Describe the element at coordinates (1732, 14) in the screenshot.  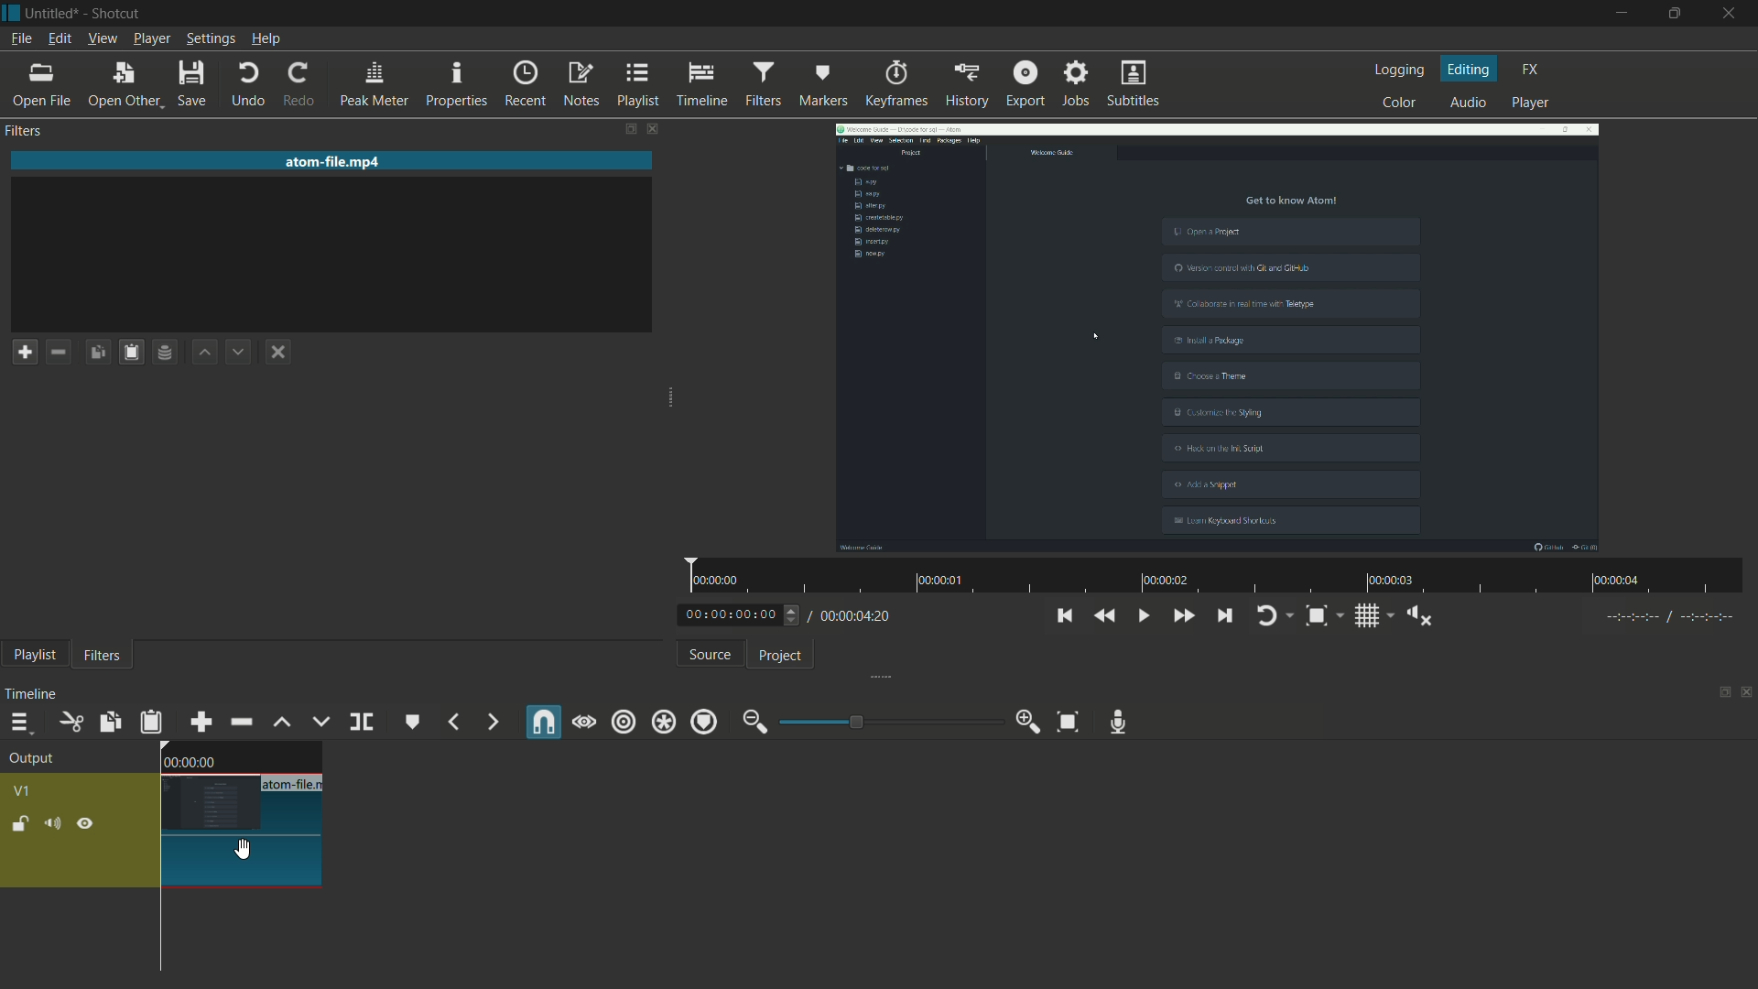
I see `close app` at that location.